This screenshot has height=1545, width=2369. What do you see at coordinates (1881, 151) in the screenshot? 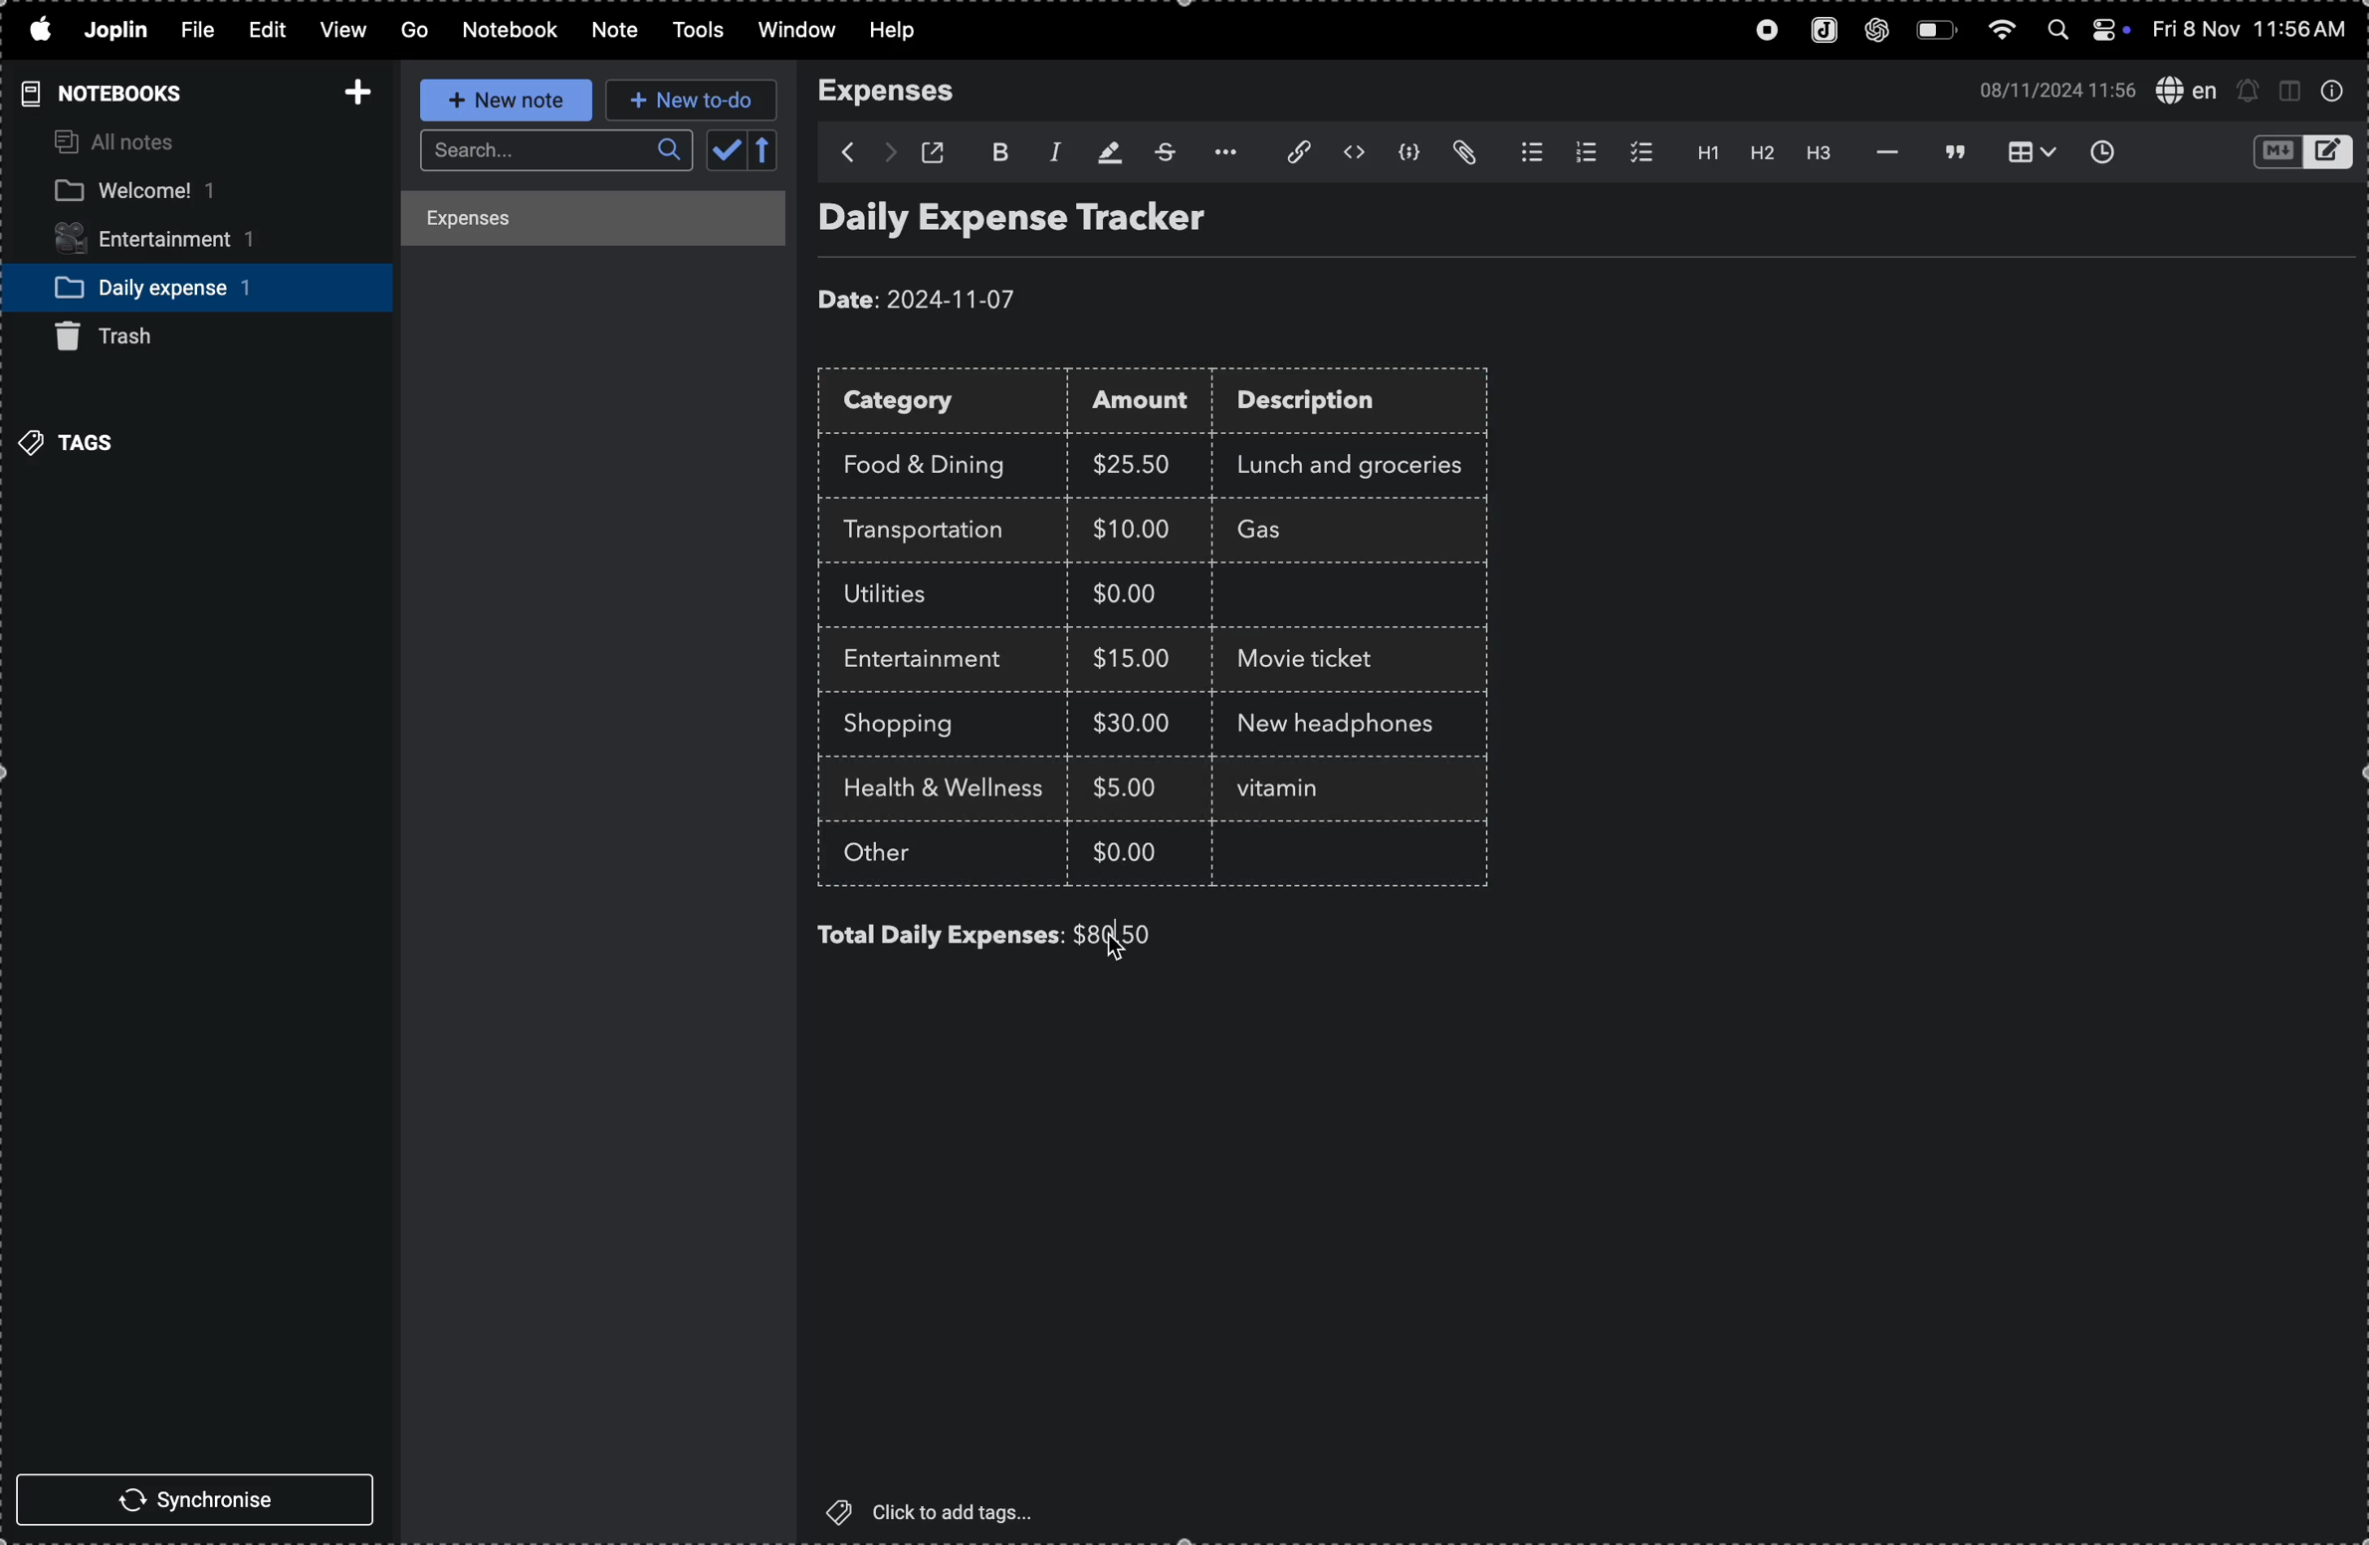
I see `horrizontal line` at bounding box center [1881, 151].